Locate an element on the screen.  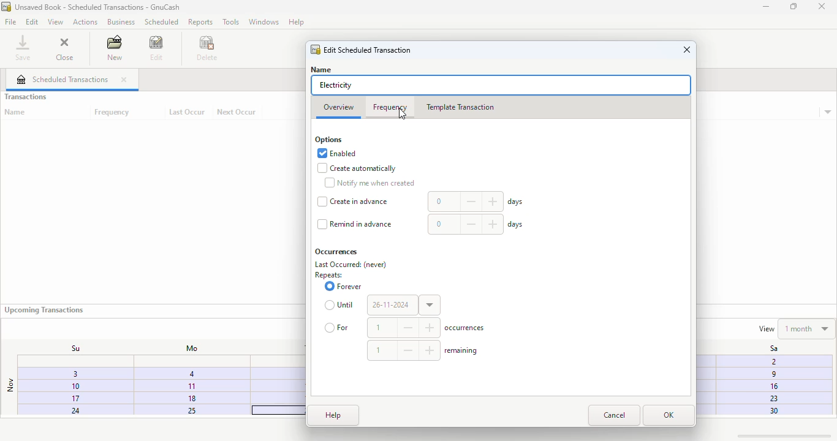
1 remaining is located at coordinates (424, 350).